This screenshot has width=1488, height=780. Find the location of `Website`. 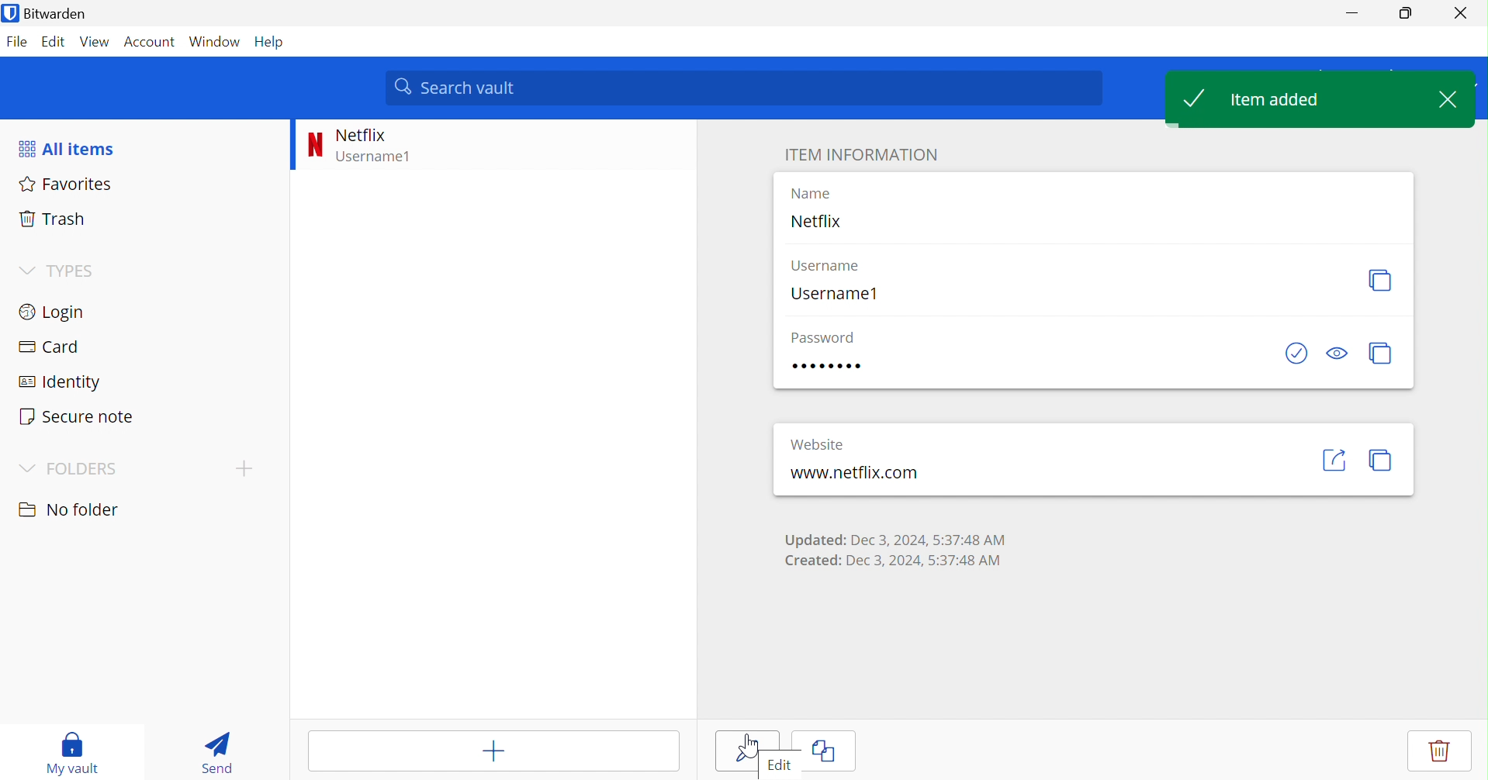

Website is located at coordinates (818, 443).